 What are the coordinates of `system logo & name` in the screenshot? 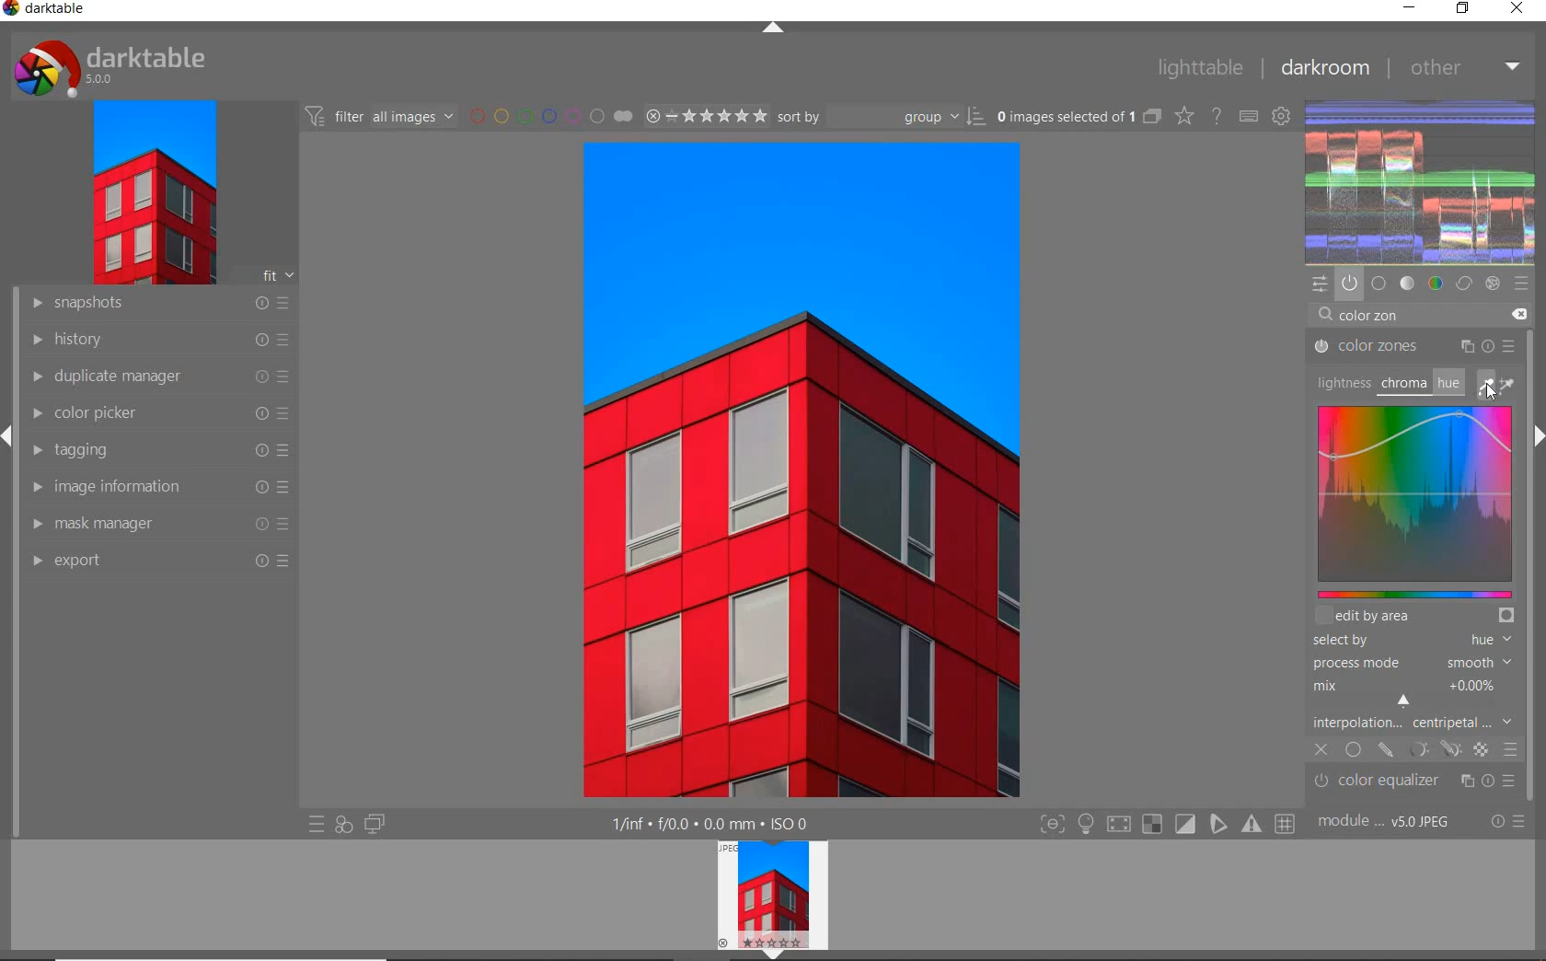 It's located at (113, 68).